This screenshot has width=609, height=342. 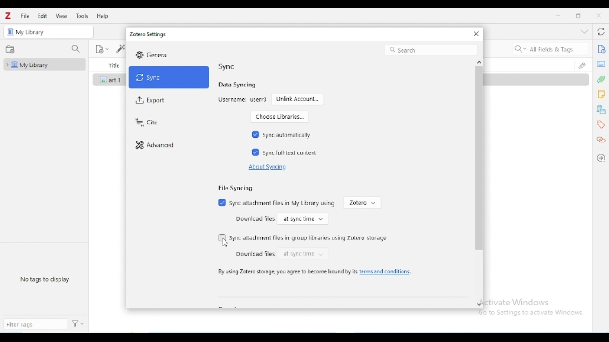 What do you see at coordinates (601, 95) in the screenshot?
I see `notes` at bounding box center [601, 95].